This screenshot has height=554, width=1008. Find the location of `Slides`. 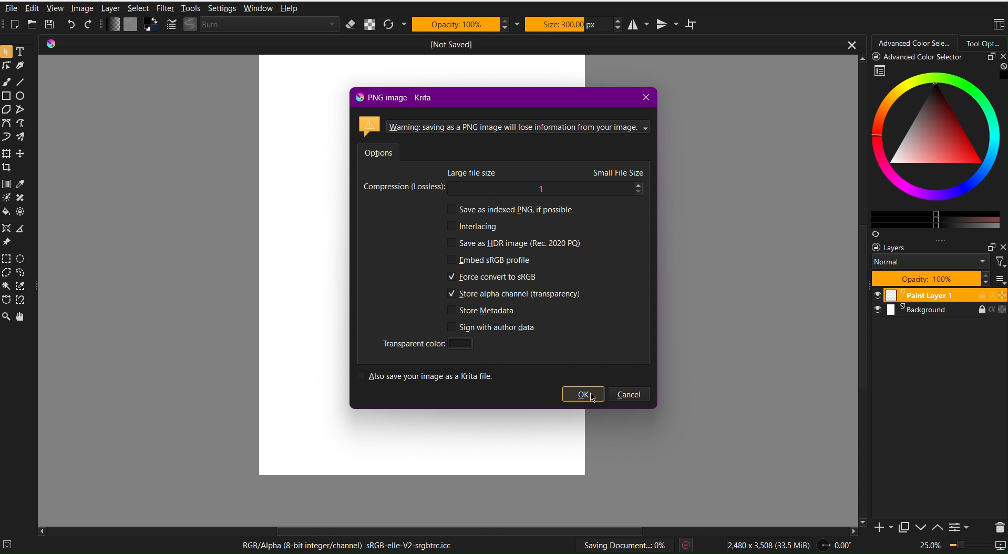

Slides is located at coordinates (938, 303).